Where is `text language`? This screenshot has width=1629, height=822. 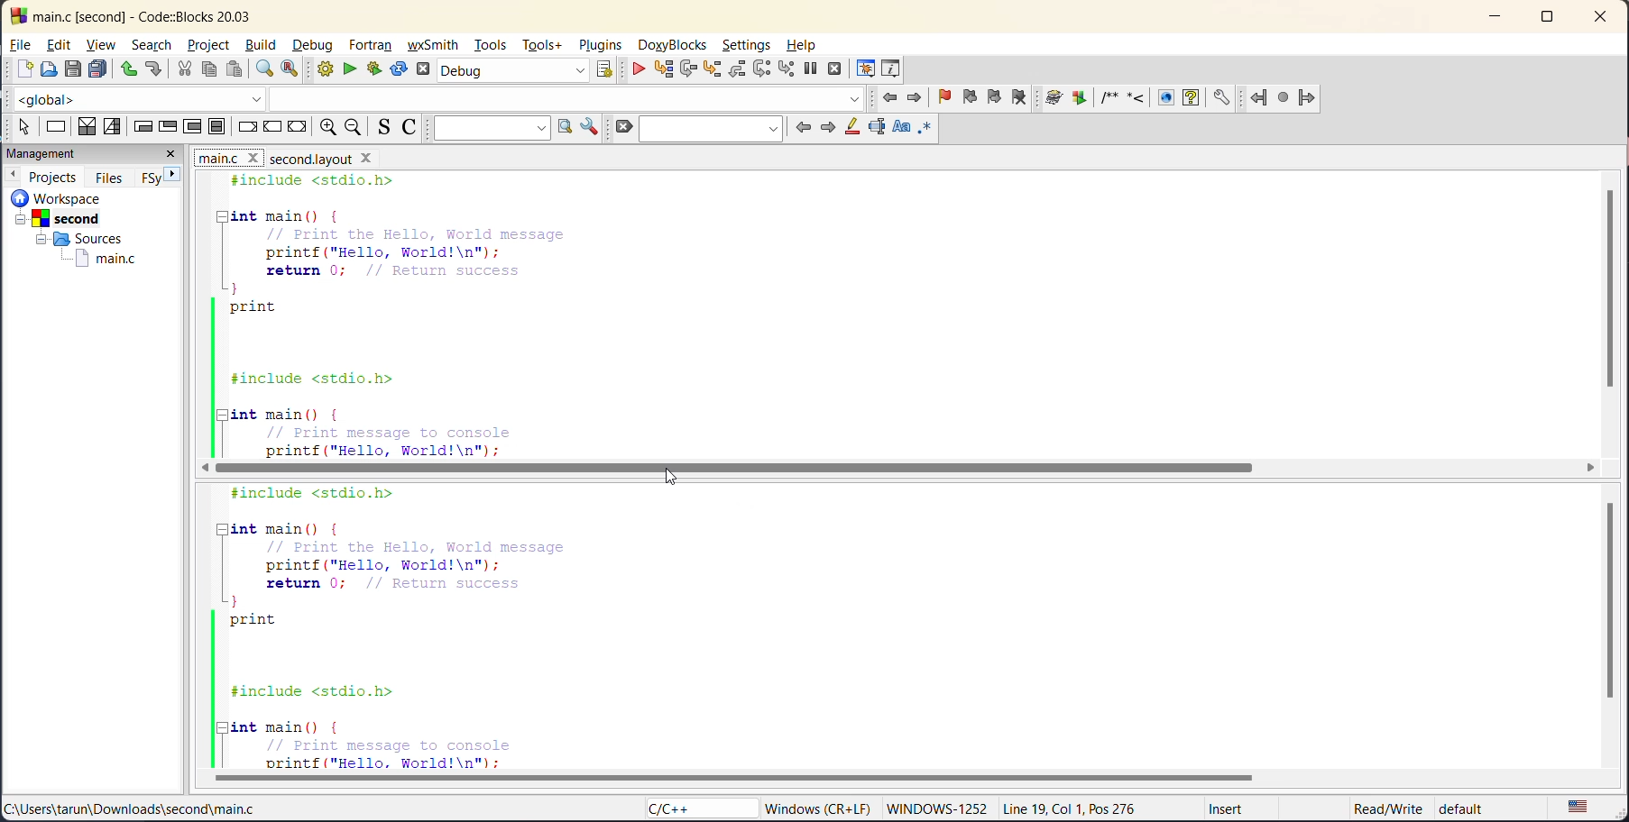 text language is located at coordinates (1580, 808).